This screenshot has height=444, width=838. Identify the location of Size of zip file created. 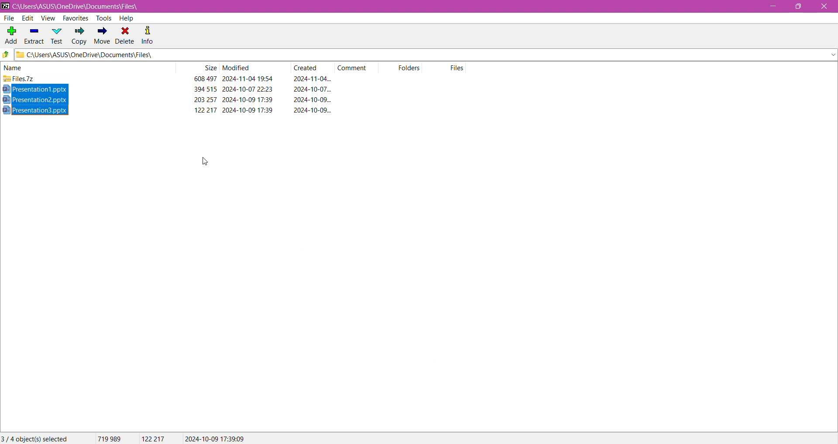
(202, 79).